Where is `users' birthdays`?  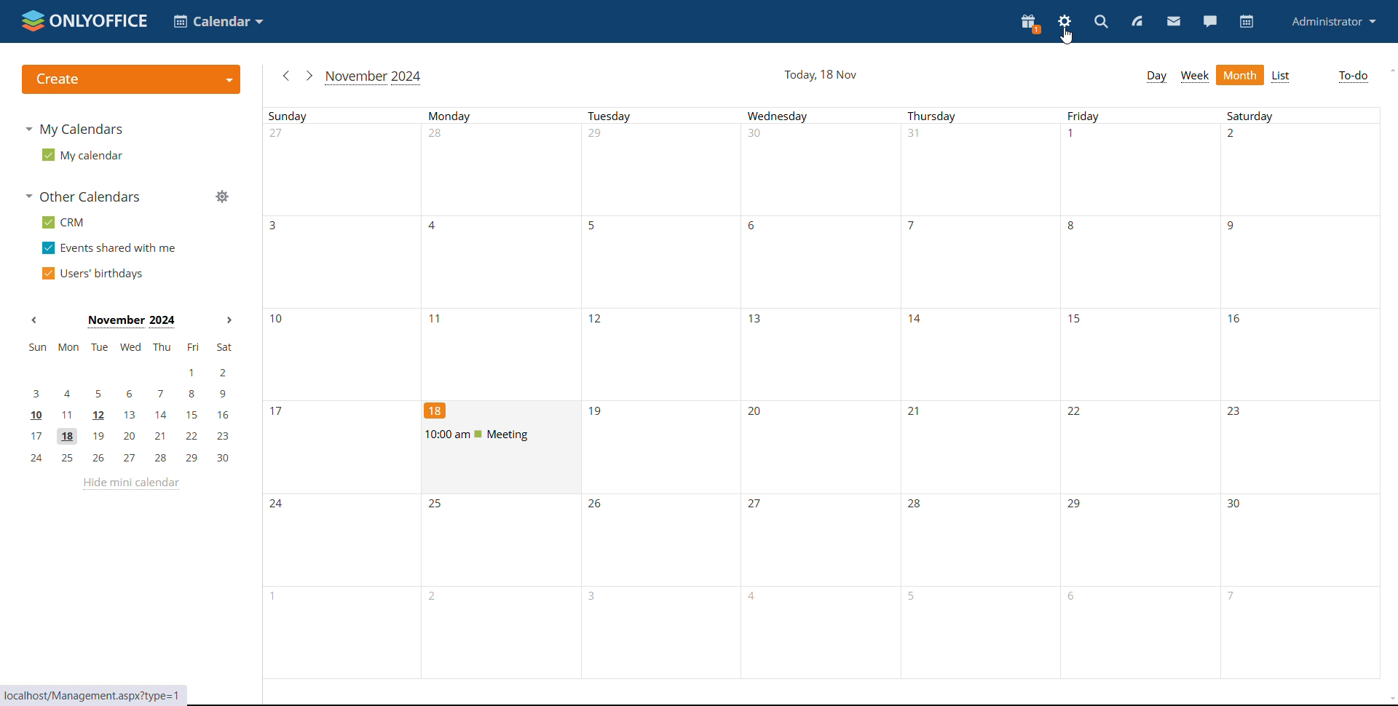 users' birthdays is located at coordinates (91, 275).